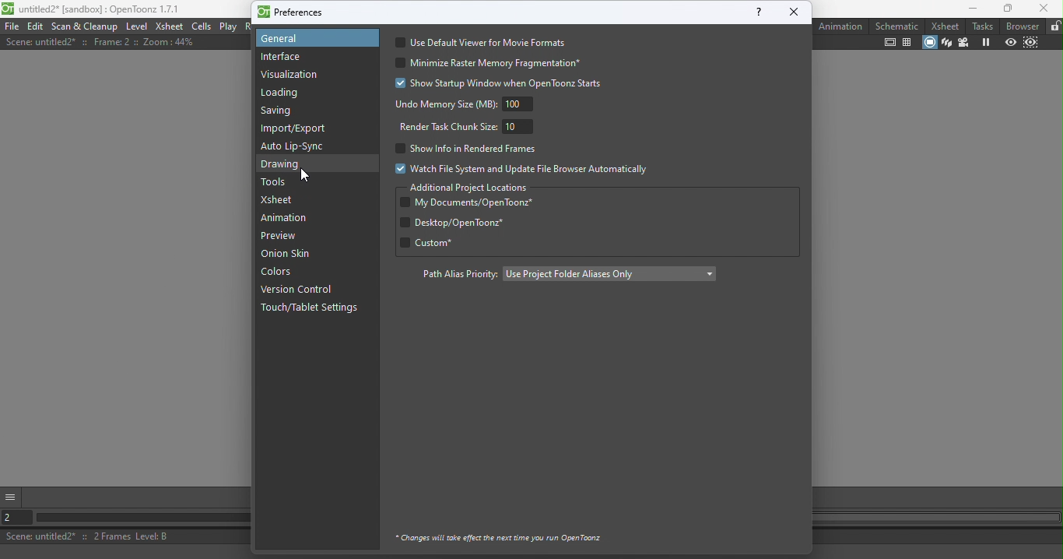  Describe the element at coordinates (295, 146) in the screenshot. I see `Auto lip-sync` at that location.